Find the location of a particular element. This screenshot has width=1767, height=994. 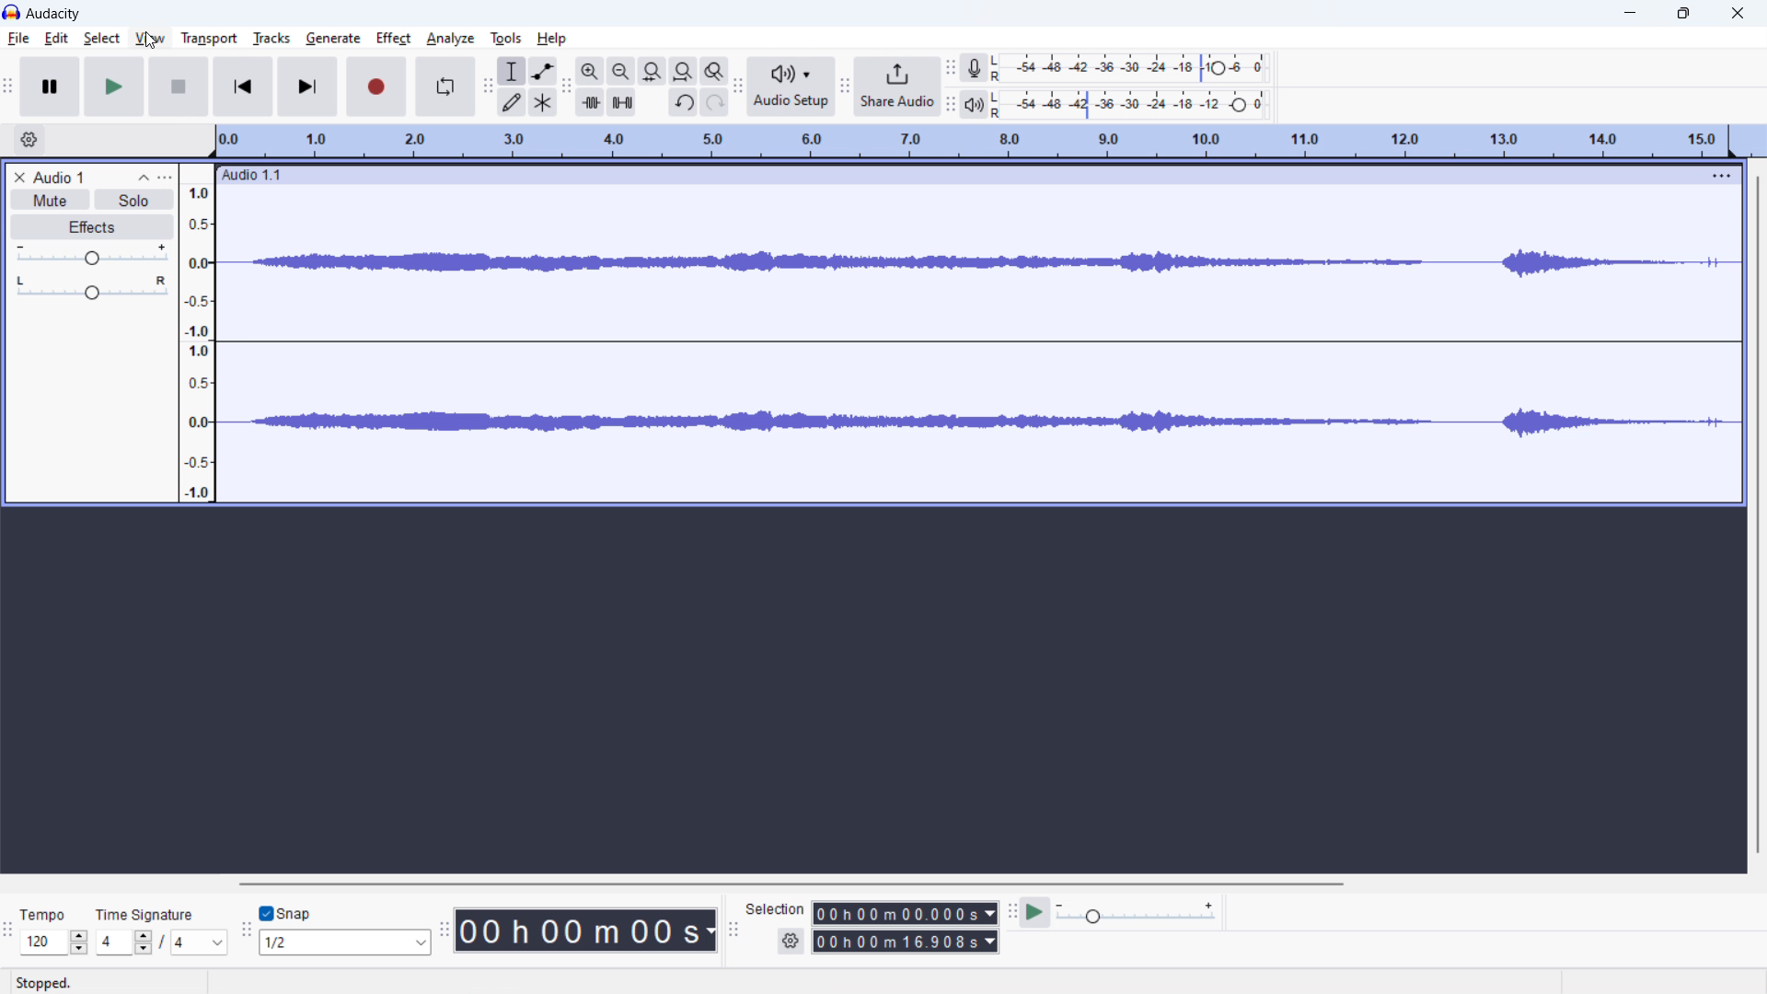

set time signature is located at coordinates (161, 942).